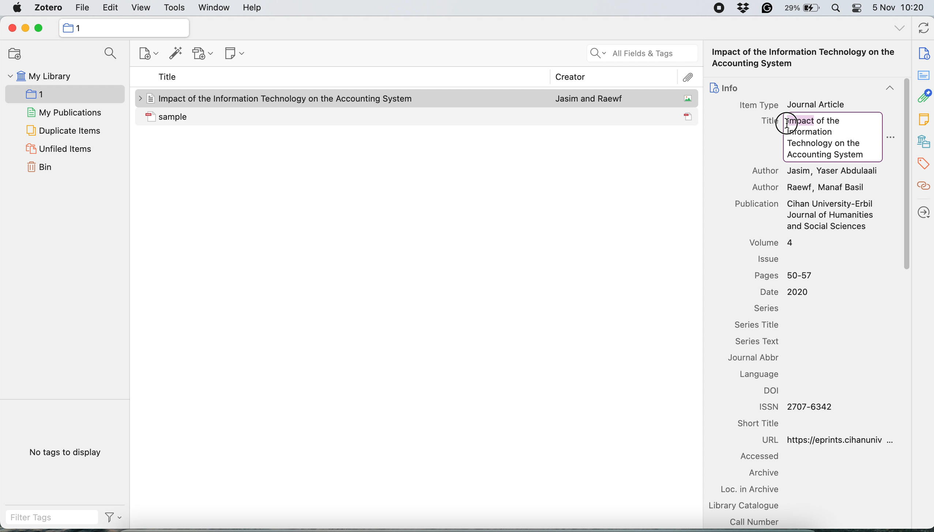 The image size is (934, 532). Describe the element at coordinates (923, 141) in the screenshot. I see `libraries and collection` at that location.